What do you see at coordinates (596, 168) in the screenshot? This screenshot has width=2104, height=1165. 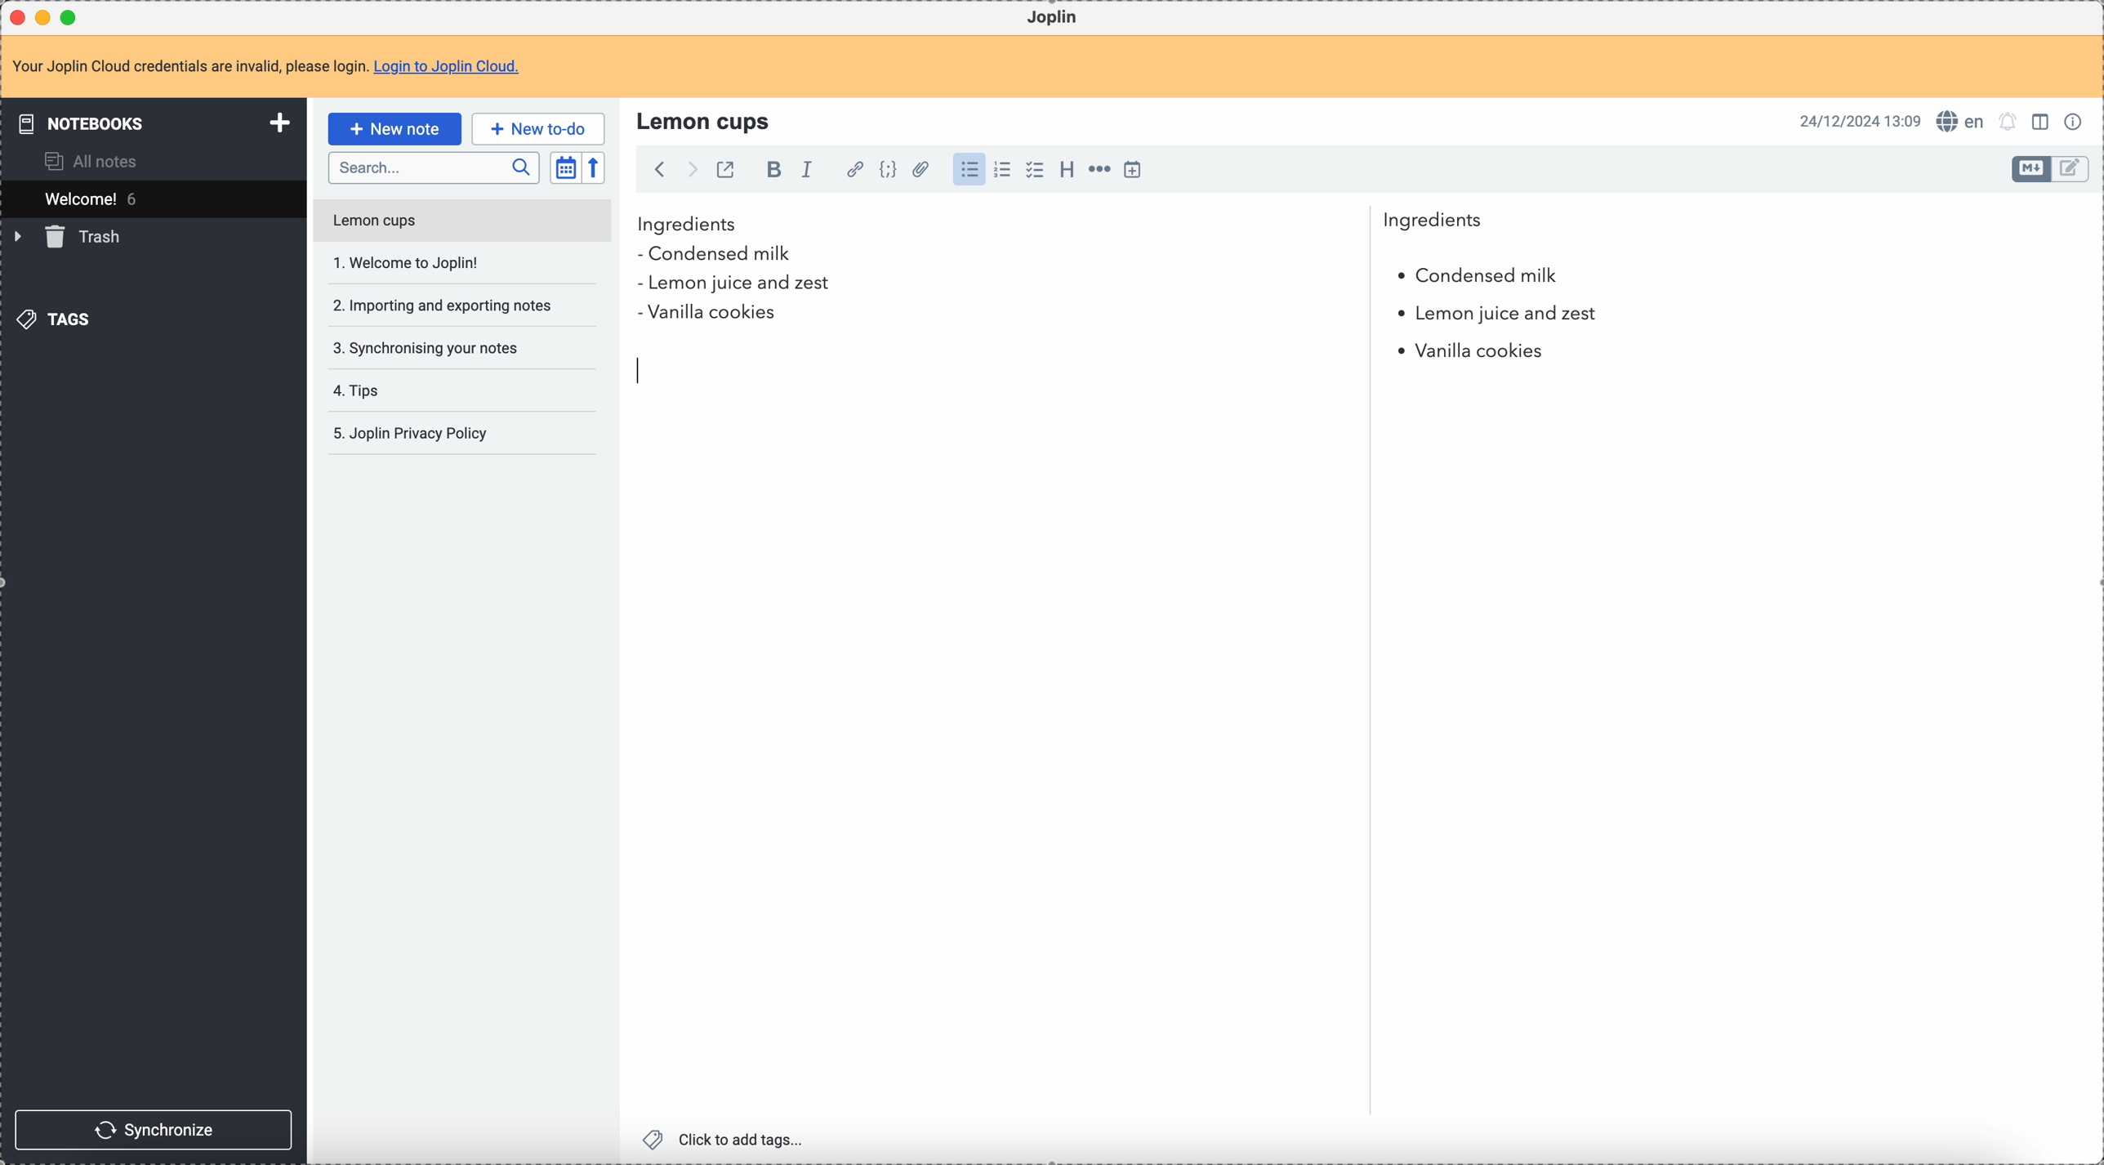 I see `reverse sort order` at bounding box center [596, 168].